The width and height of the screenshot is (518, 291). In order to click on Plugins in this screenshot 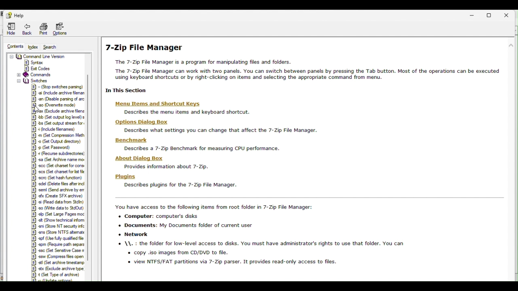, I will do `click(129, 177)`.